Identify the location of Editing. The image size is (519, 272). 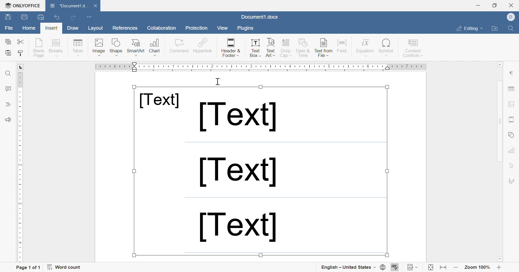
(469, 29).